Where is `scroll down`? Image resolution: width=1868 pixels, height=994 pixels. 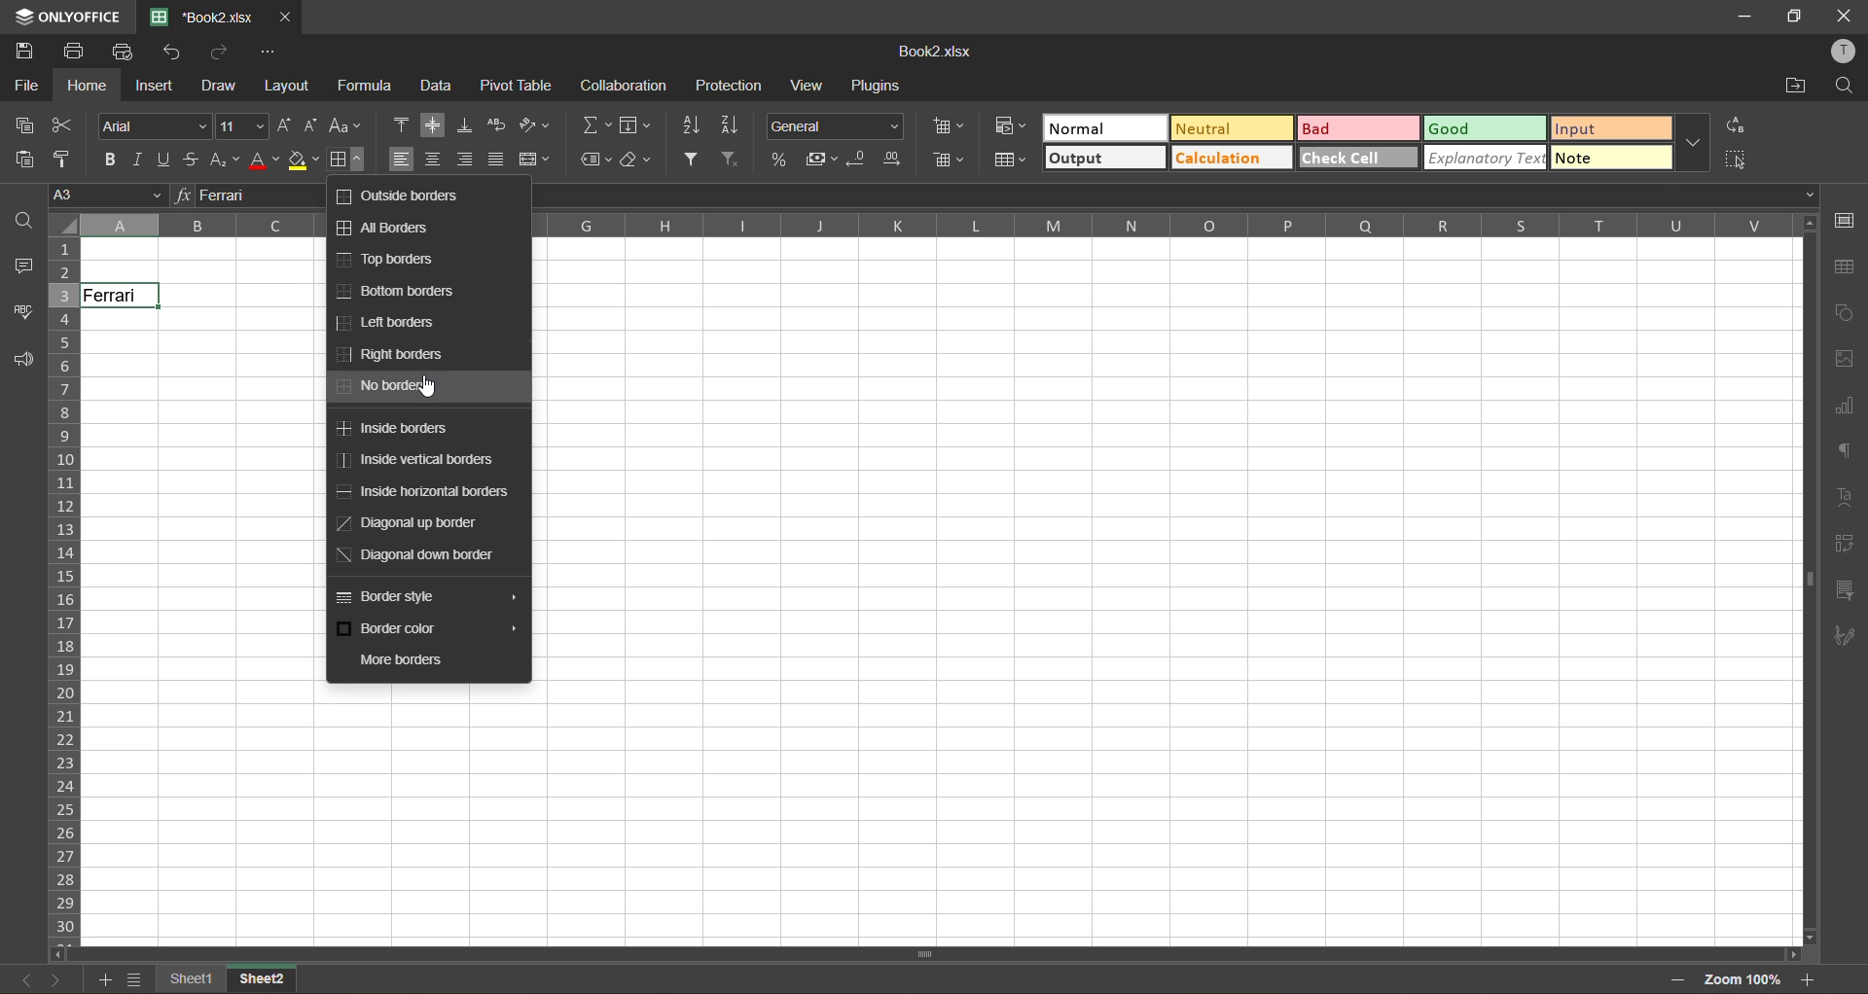 scroll down is located at coordinates (1812, 938).